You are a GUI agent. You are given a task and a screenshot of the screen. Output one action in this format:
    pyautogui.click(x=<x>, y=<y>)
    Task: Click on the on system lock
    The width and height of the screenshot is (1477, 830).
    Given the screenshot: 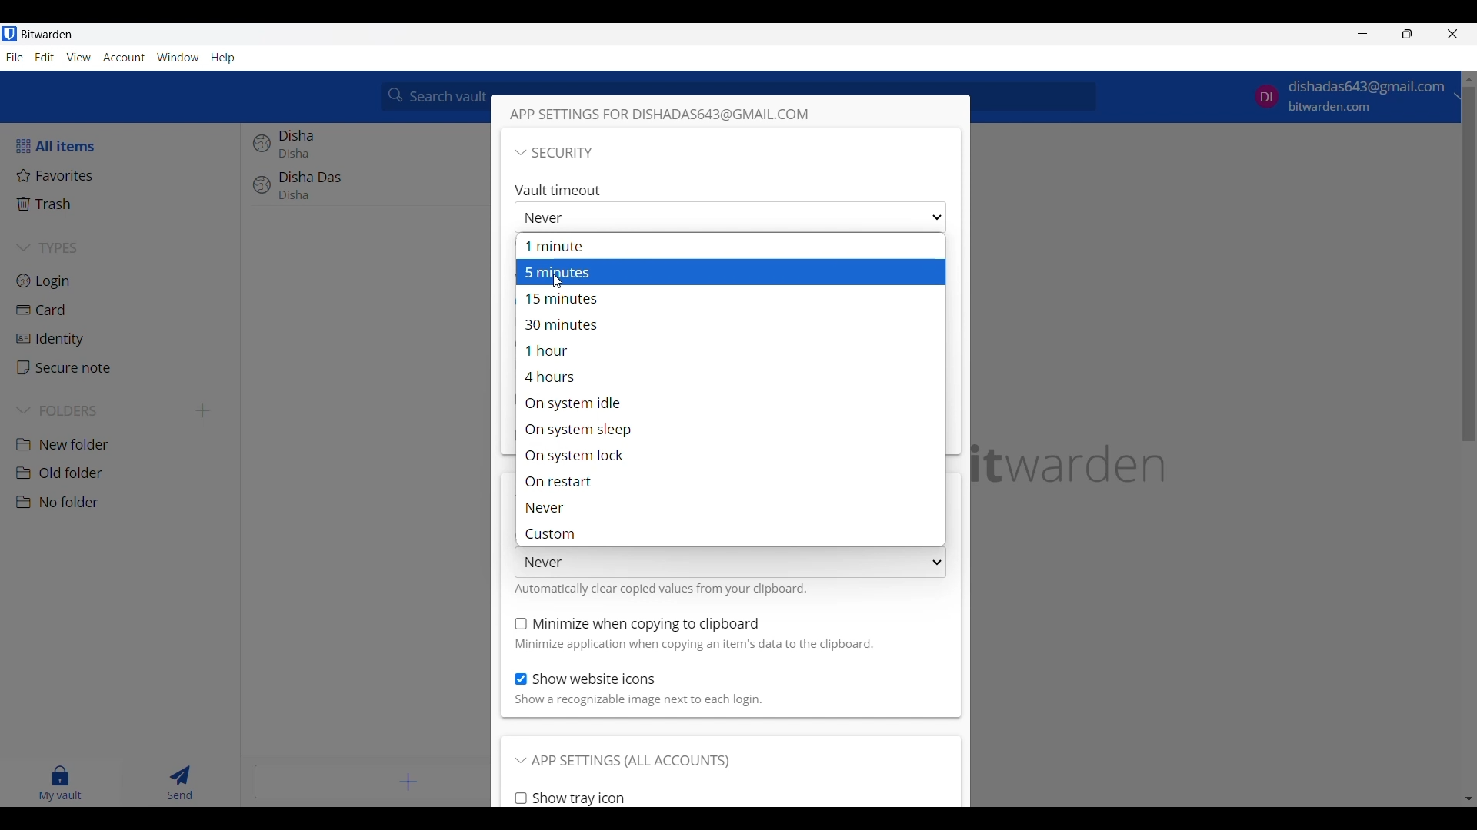 What is the action you would take?
    pyautogui.click(x=727, y=456)
    